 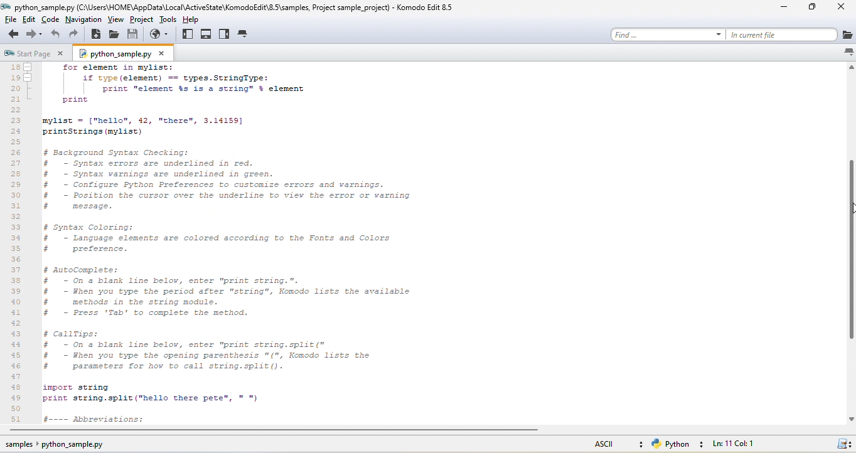 I want to click on title, so click(x=426, y=7).